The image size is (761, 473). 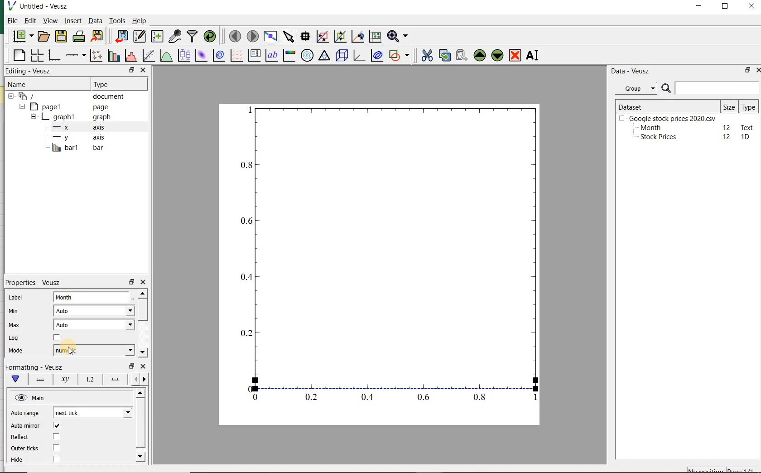 I want to click on Auto minor, so click(x=25, y=426).